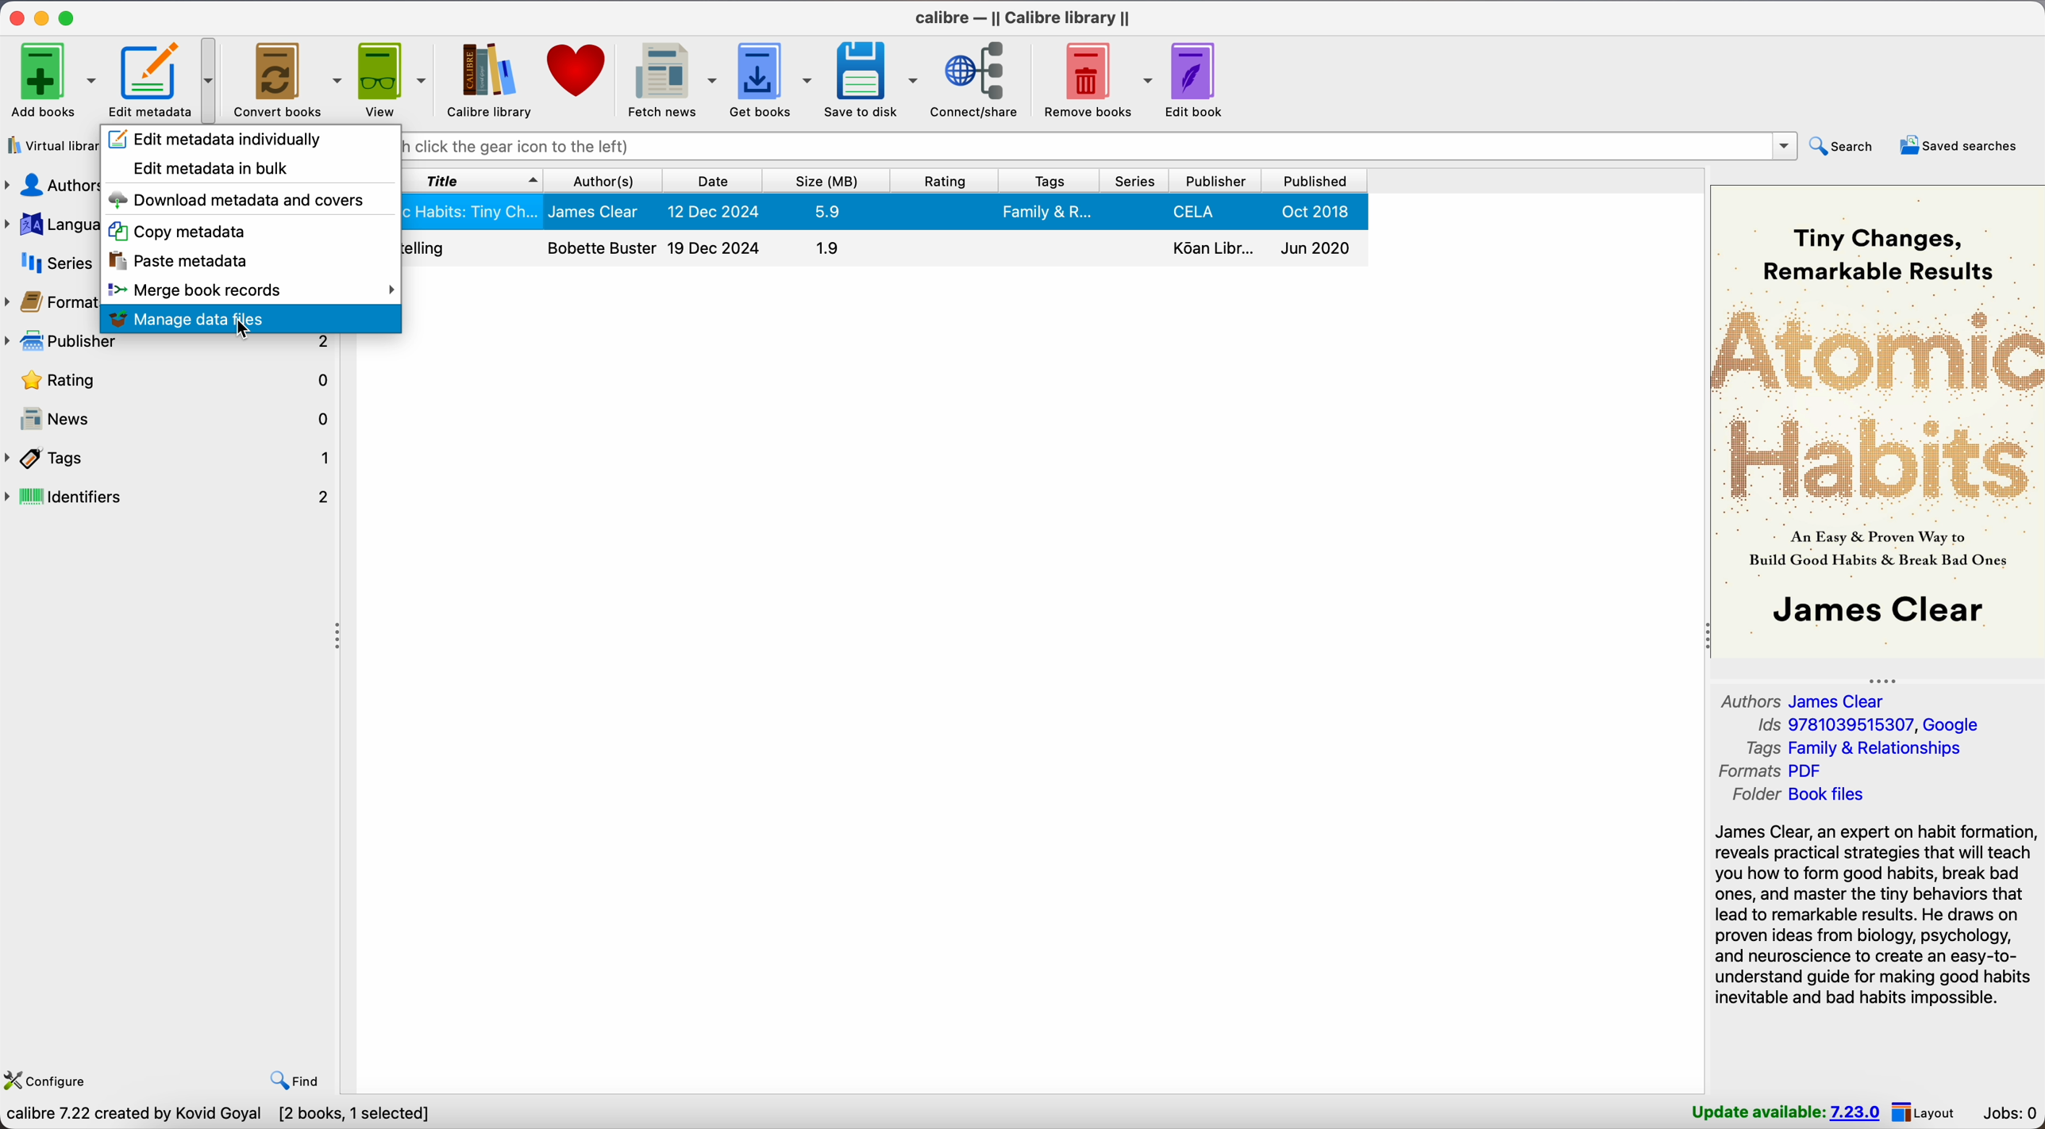  Describe the element at coordinates (2011, 1114) in the screenshot. I see `Jobs: 0` at that location.